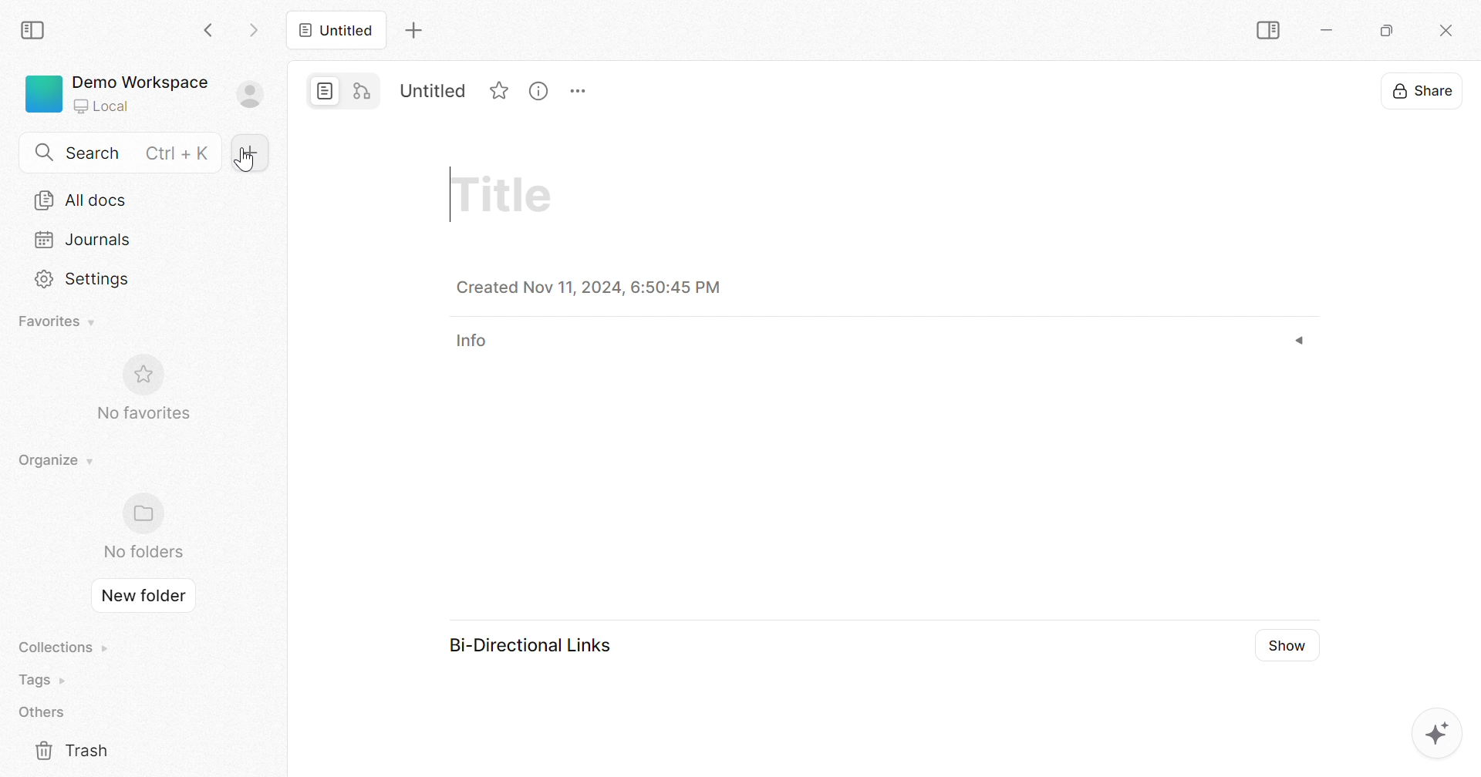  I want to click on Organize, so click(59, 462).